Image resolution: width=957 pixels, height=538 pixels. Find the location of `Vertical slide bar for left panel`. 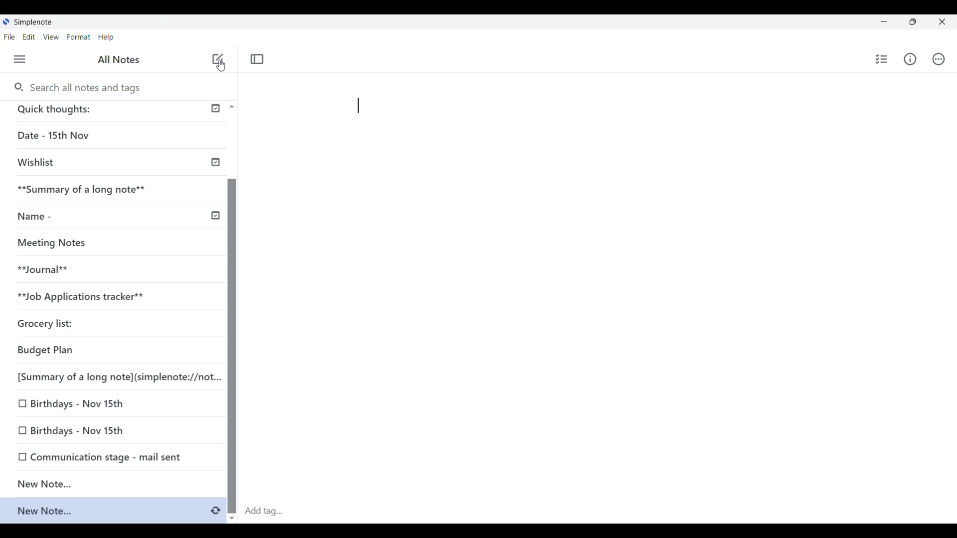

Vertical slide bar for left panel is located at coordinates (232, 337).